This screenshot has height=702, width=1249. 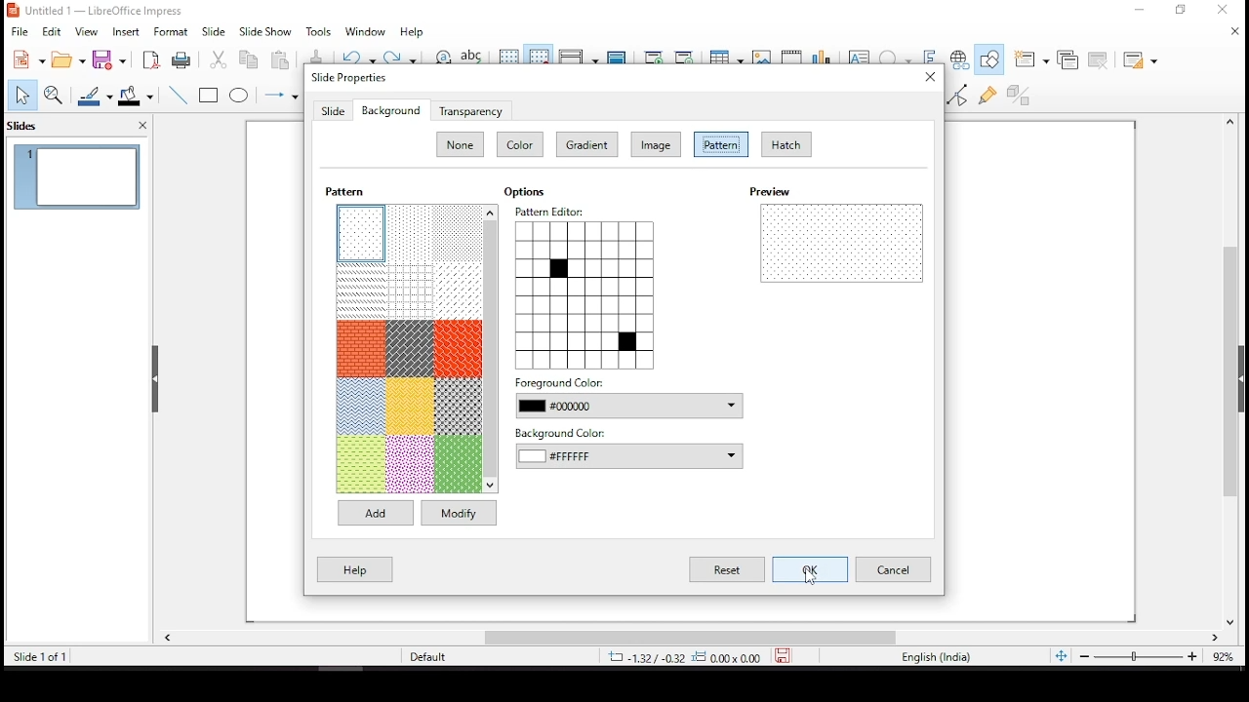 What do you see at coordinates (470, 109) in the screenshot?
I see `transparency` at bounding box center [470, 109].